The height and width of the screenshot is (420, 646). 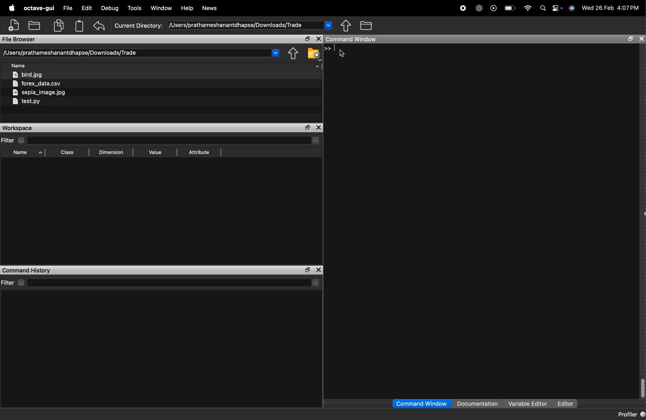 I want to click on /Users/prathameshanantdhapse/Downloads/Trade, so click(x=236, y=25).